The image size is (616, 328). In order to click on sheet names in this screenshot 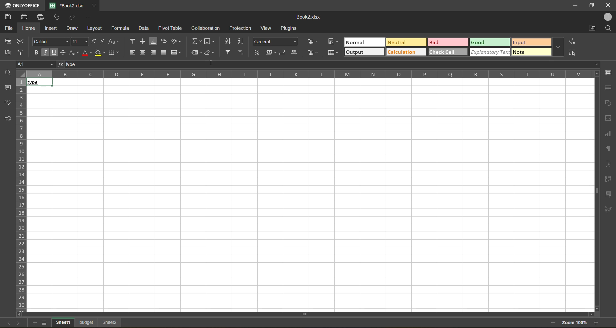, I will do `click(88, 322)`.